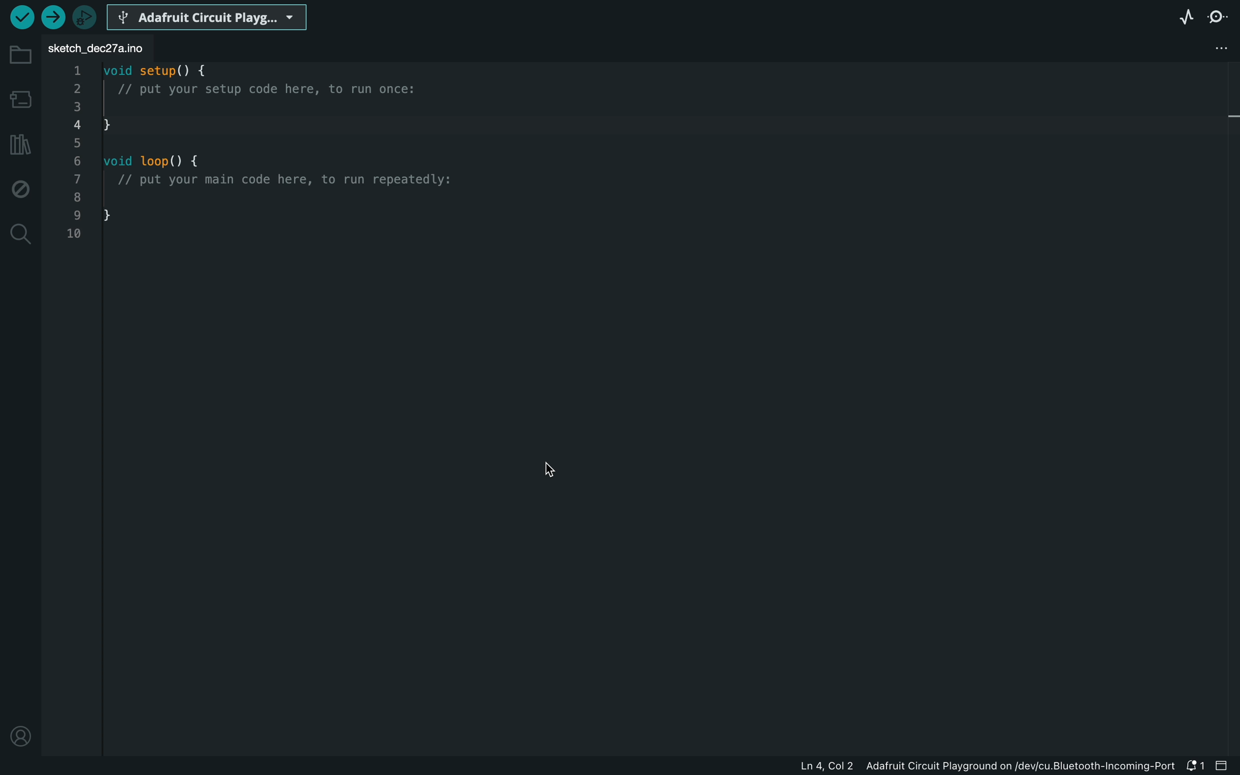 The height and width of the screenshot is (775, 1240). What do you see at coordinates (54, 17) in the screenshot?
I see `upload` at bounding box center [54, 17].